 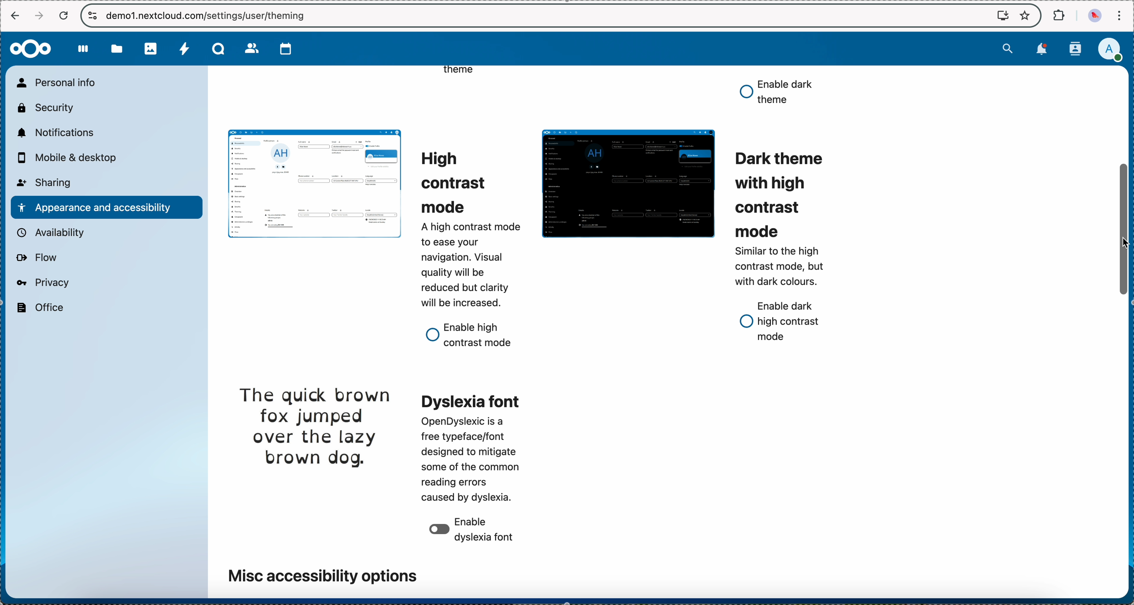 I want to click on navigate foward, so click(x=40, y=15).